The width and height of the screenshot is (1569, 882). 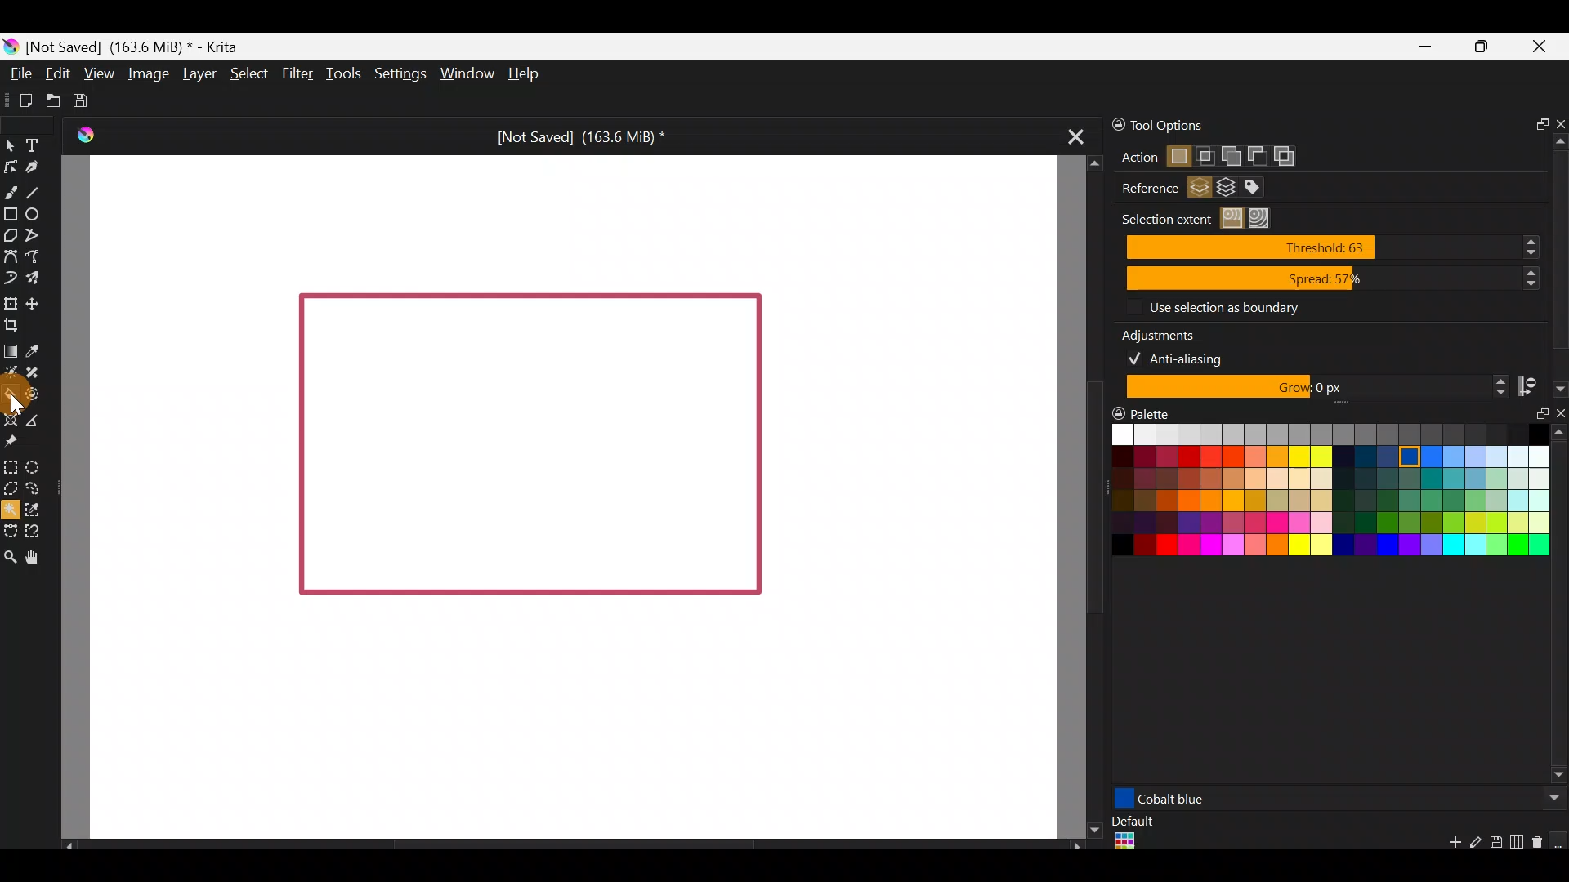 I want to click on Anti-aliasing, so click(x=1187, y=357).